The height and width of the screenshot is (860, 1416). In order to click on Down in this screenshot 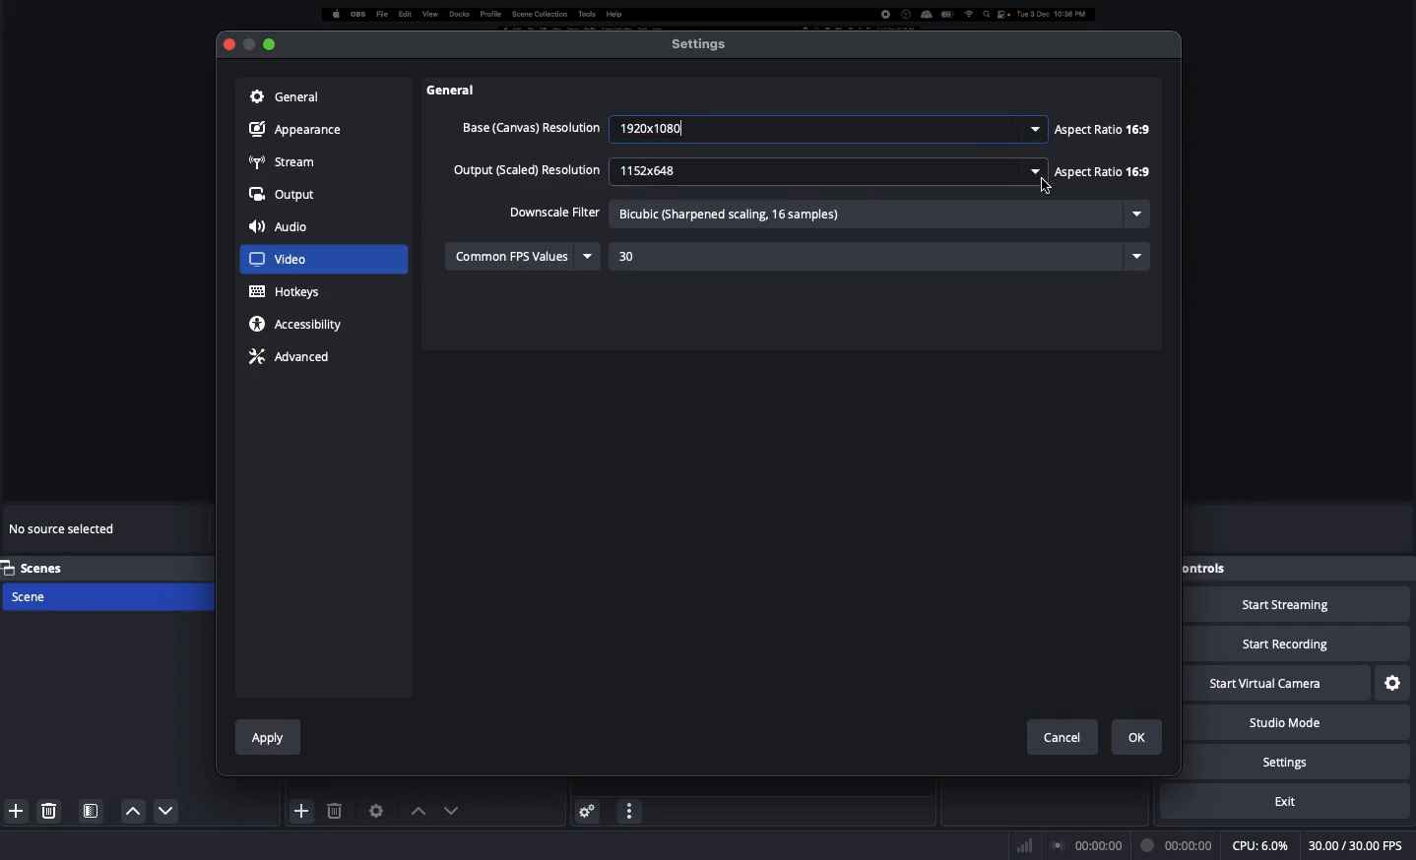, I will do `click(128, 811)`.